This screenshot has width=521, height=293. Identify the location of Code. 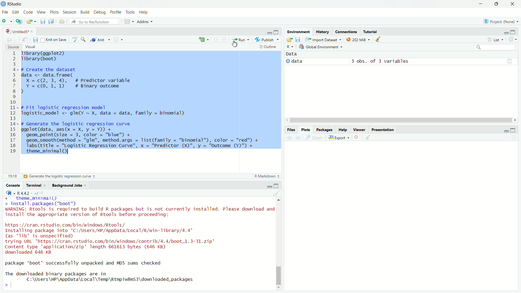
(27, 12).